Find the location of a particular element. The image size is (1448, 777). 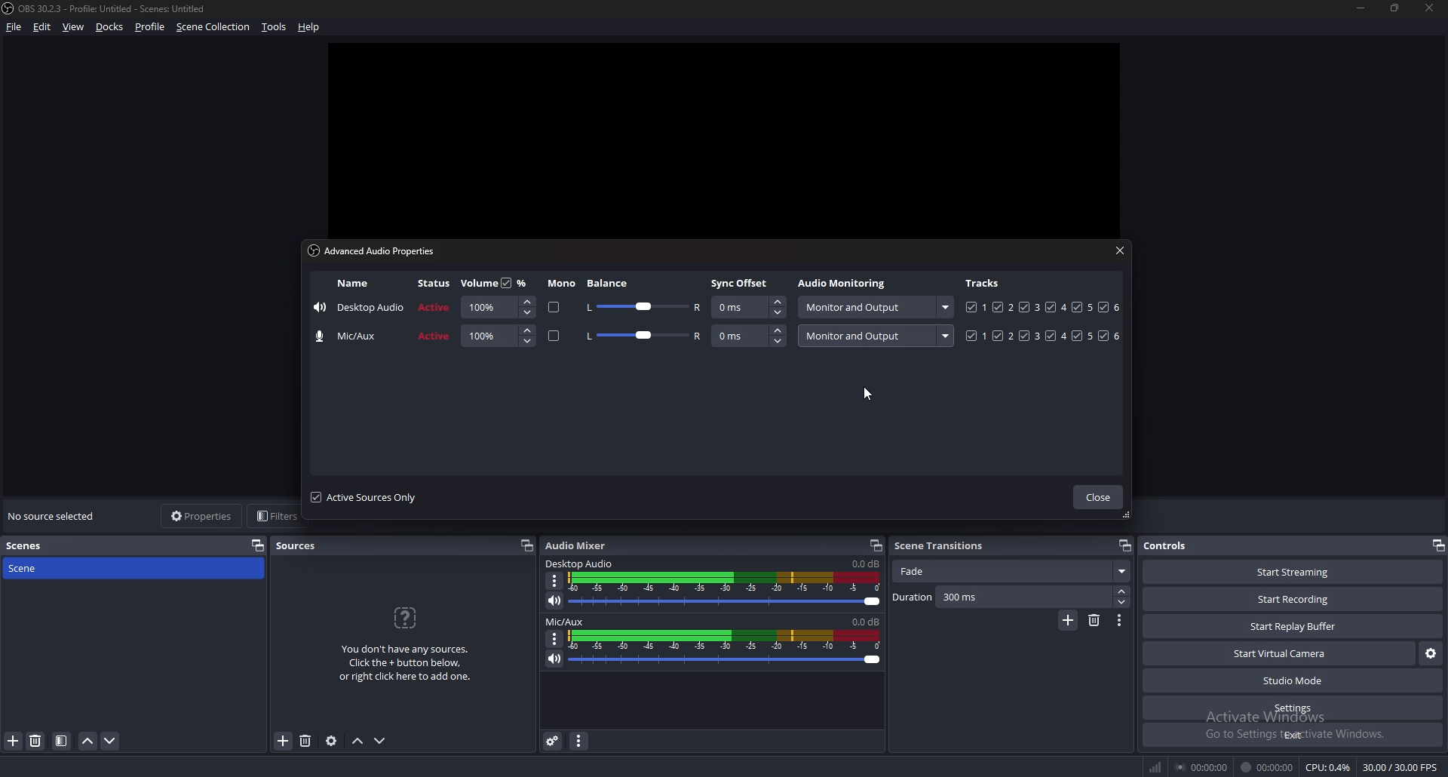

minimize is located at coordinates (1360, 8).